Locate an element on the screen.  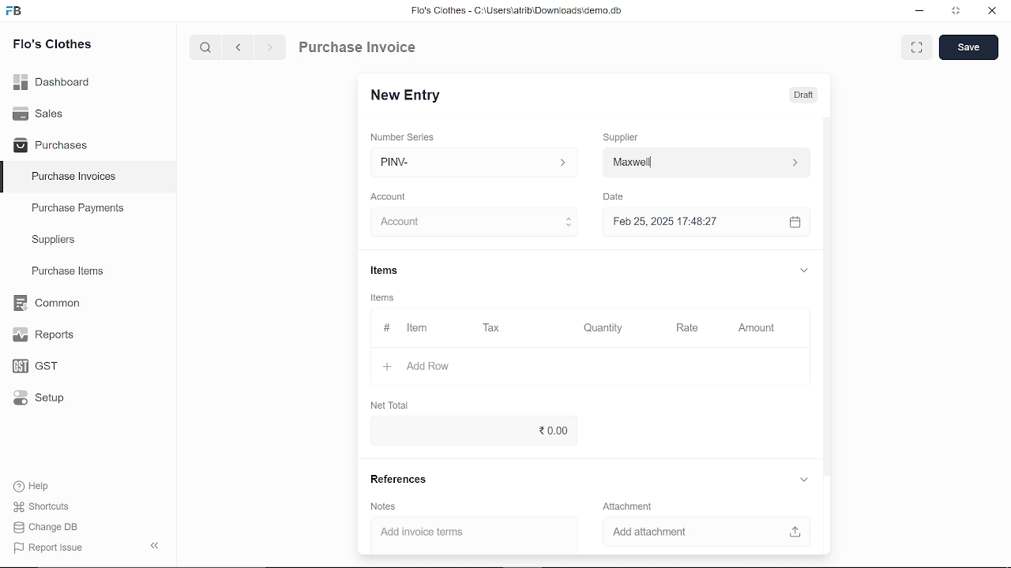
PINV- > is located at coordinates (475, 163).